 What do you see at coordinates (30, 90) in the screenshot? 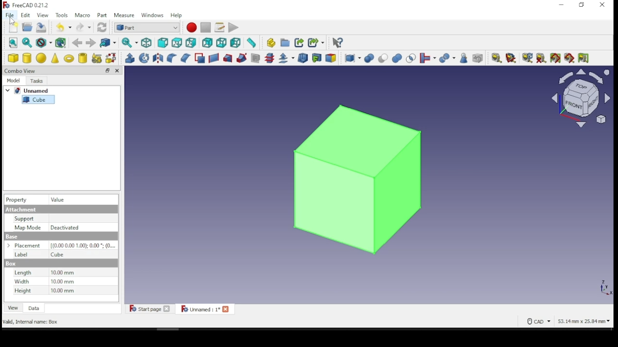
I see `unnamed` at bounding box center [30, 90].